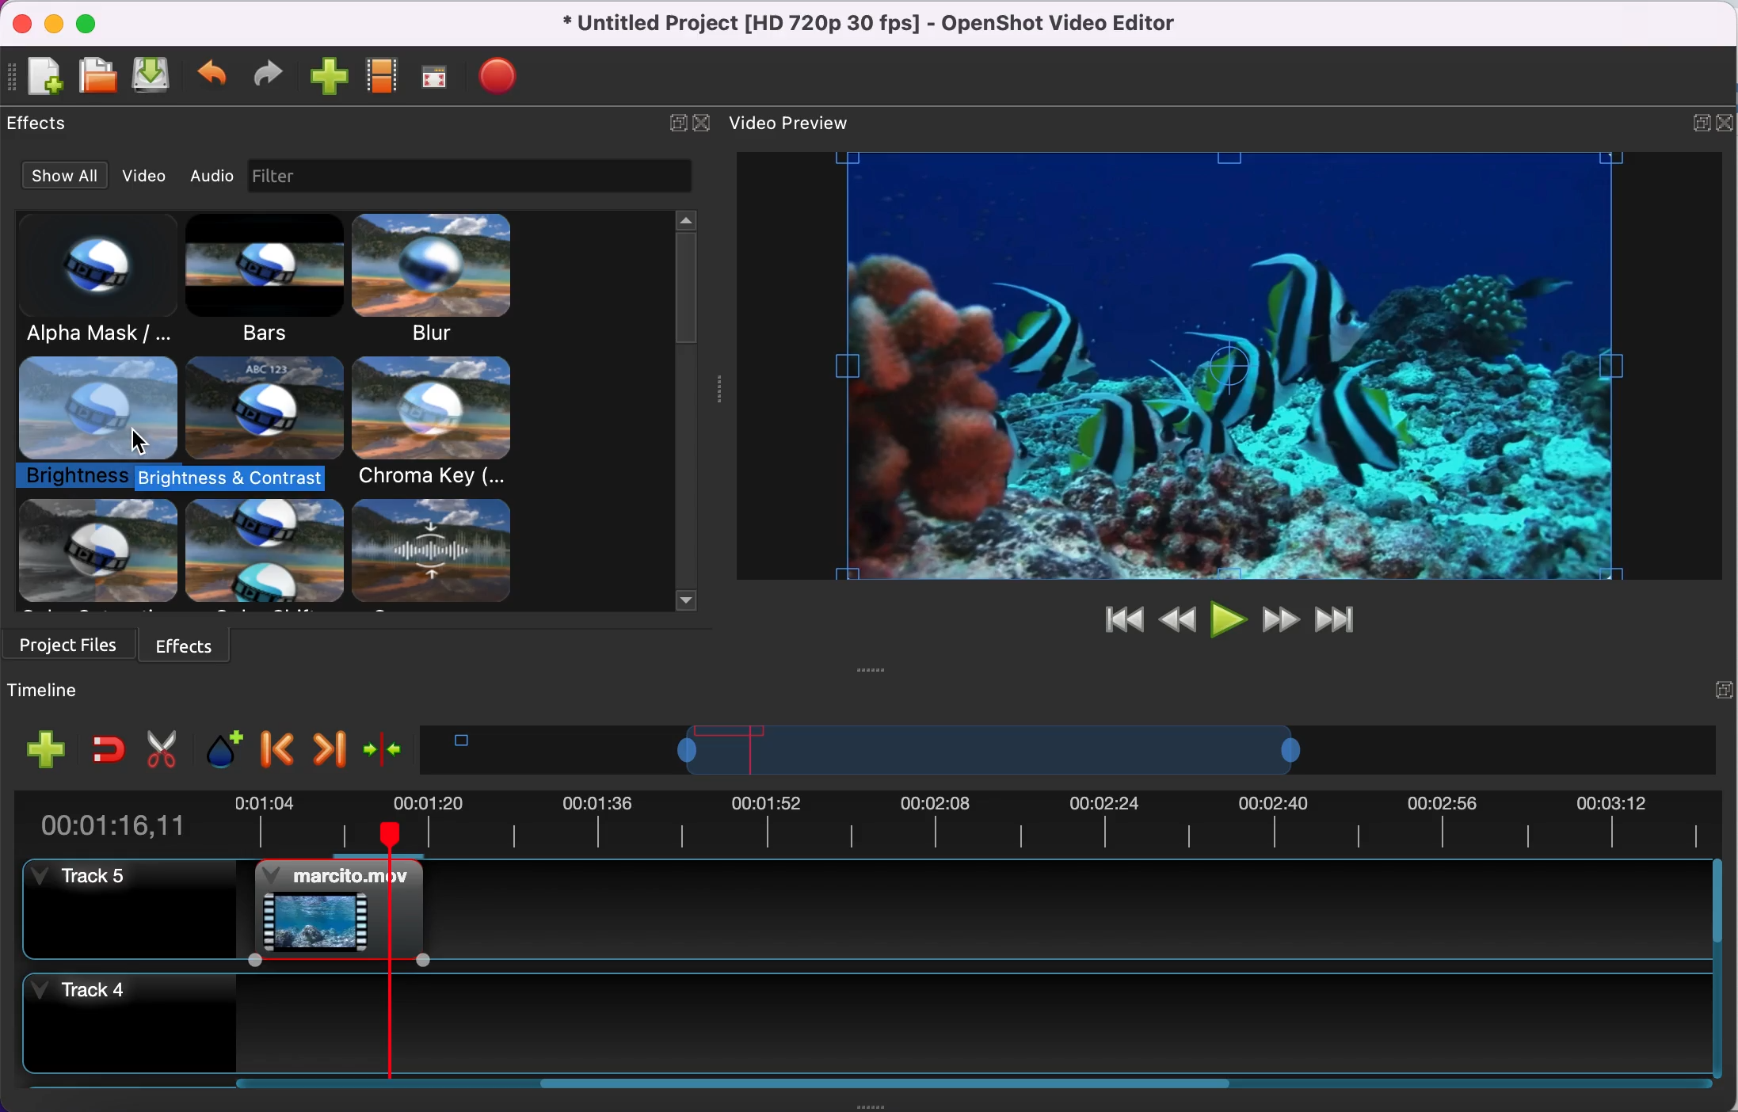  Describe the element at coordinates (1717, 970) in the screenshot. I see `Vertical slide bar` at that location.